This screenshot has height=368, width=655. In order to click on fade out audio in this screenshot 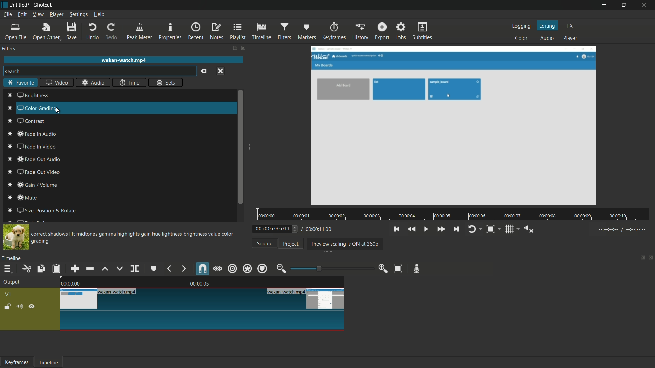, I will do `click(34, 159)`.